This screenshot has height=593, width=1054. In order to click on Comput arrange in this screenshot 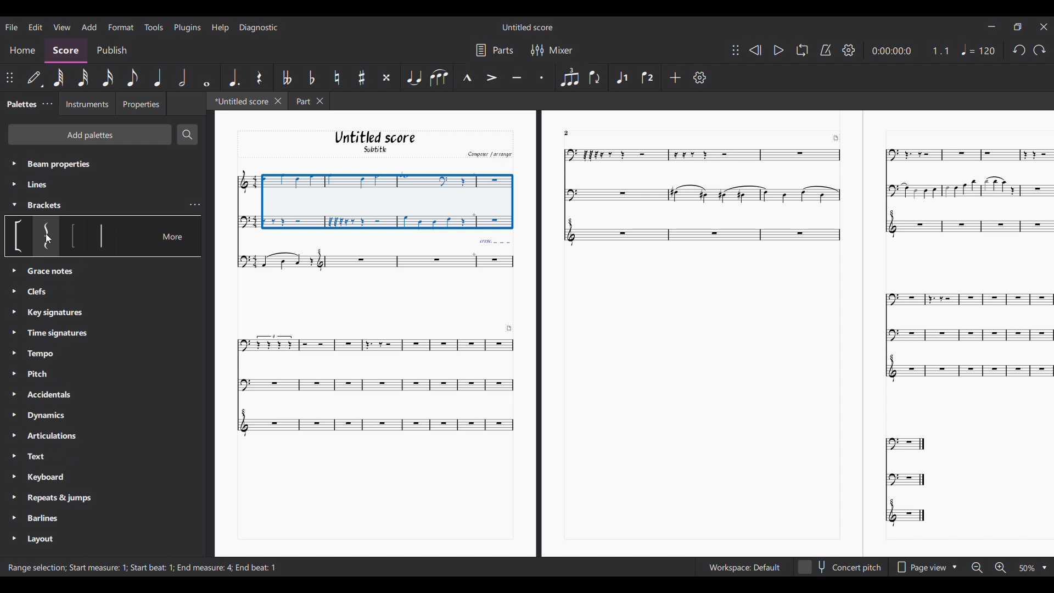, I will do `click(487, 154)`.